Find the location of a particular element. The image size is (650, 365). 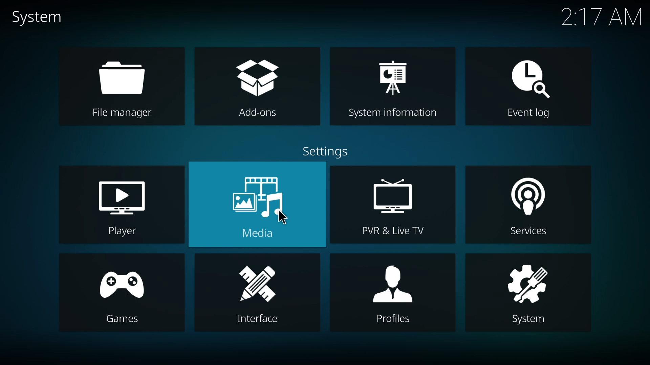

system is located at coordinates (41, 17).